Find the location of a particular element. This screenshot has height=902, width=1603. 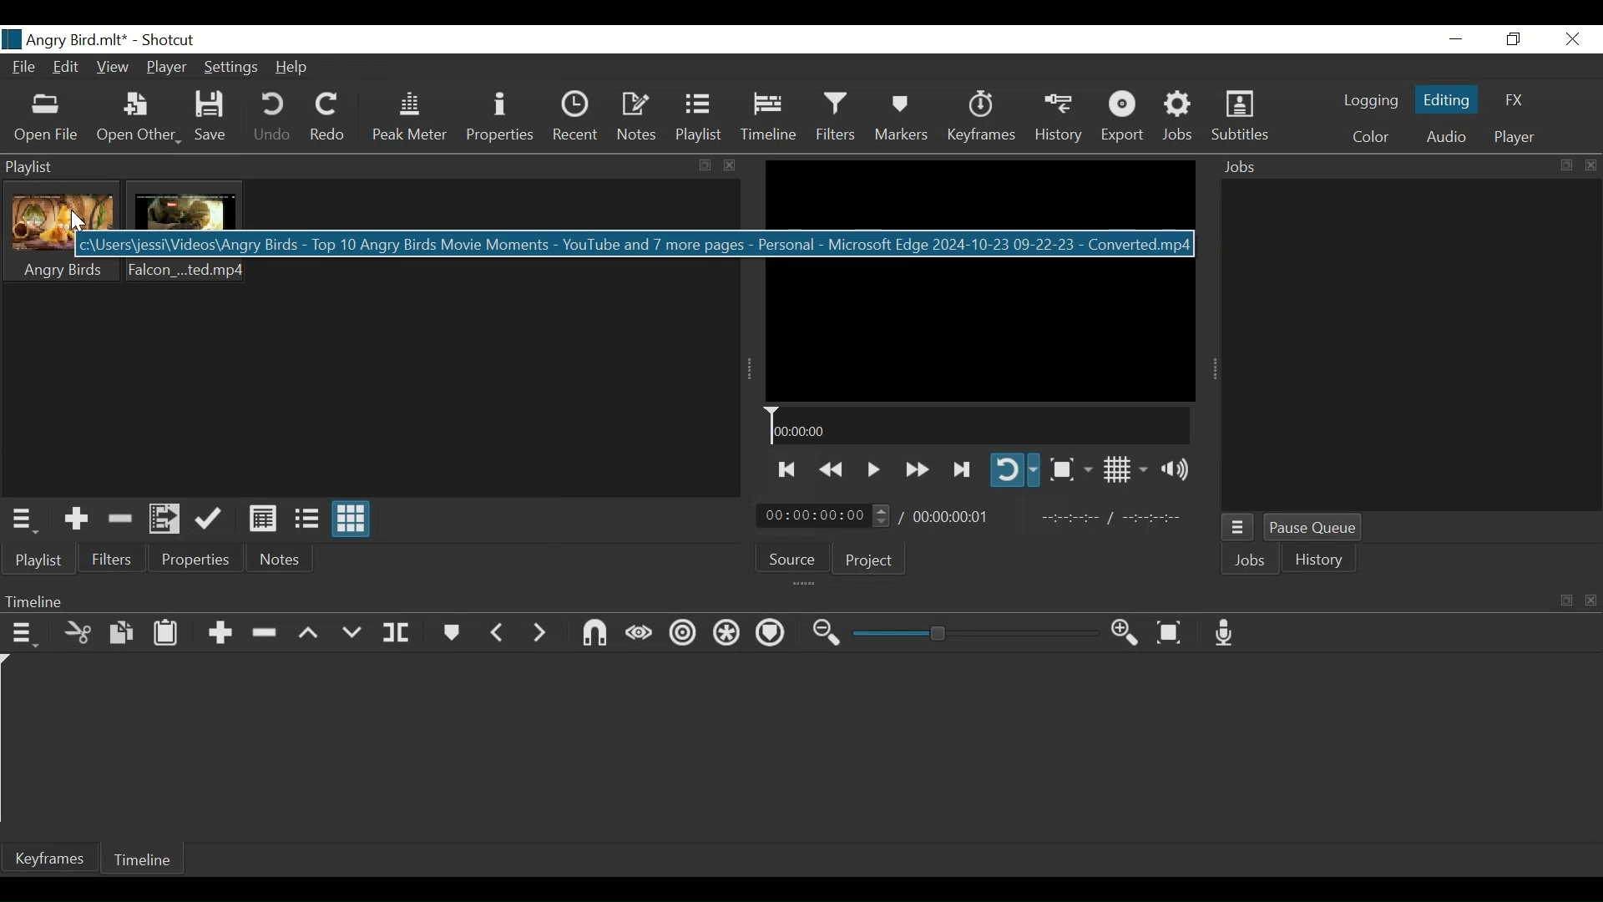

Properties is located at coordinates (502, 120).